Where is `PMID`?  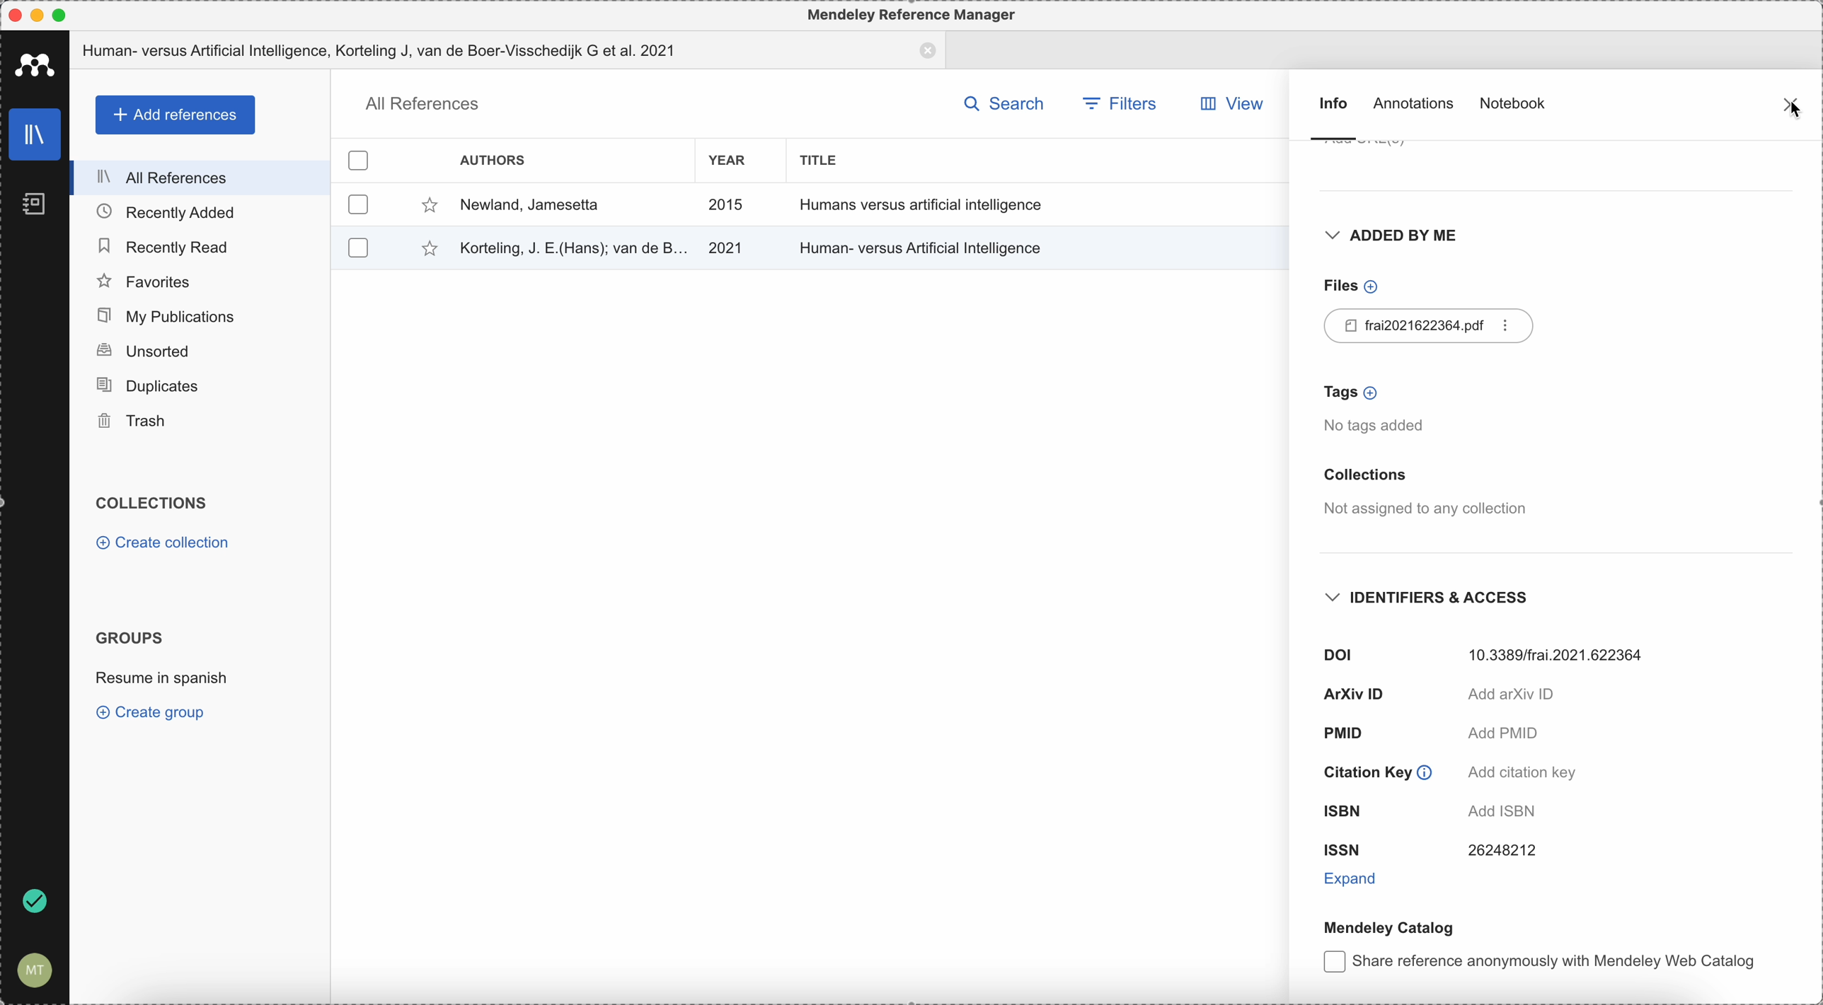
PMID is located at coordinates (1430, 735).